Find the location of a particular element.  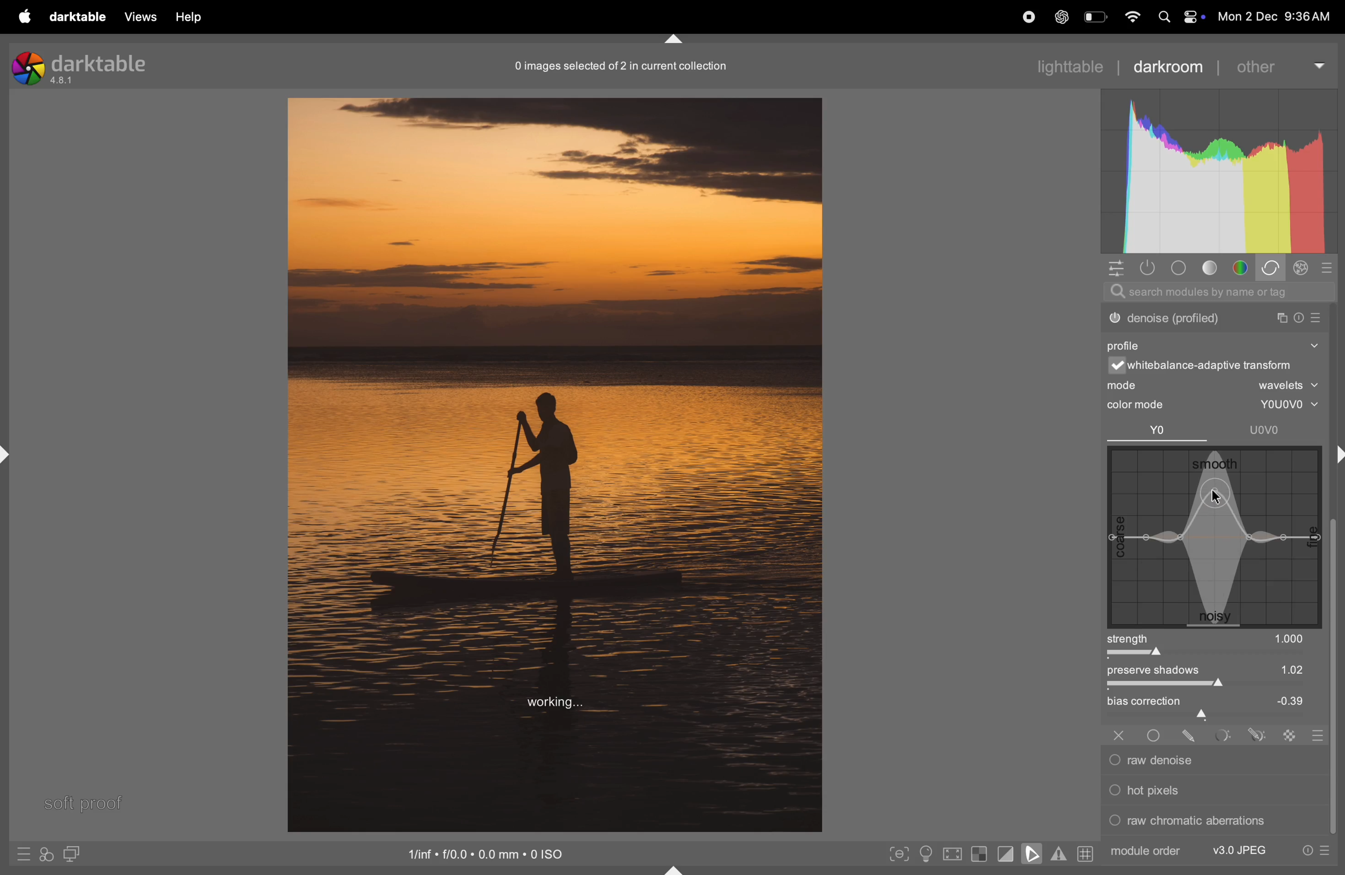

toggle gamut checking is located at coordinates (1058, 856).